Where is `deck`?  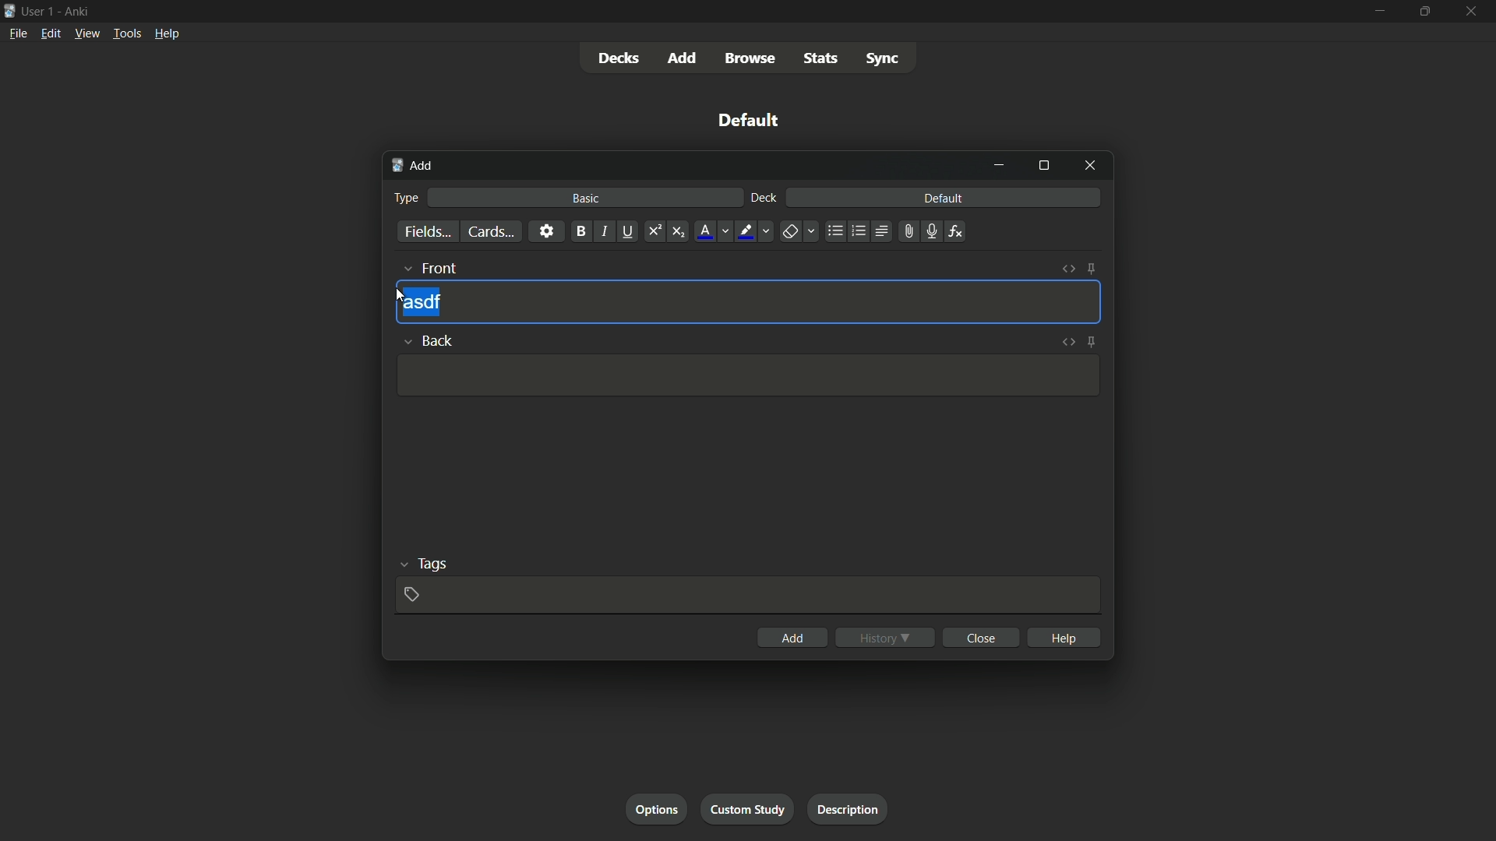 deck is located at coordinates (764, 199).